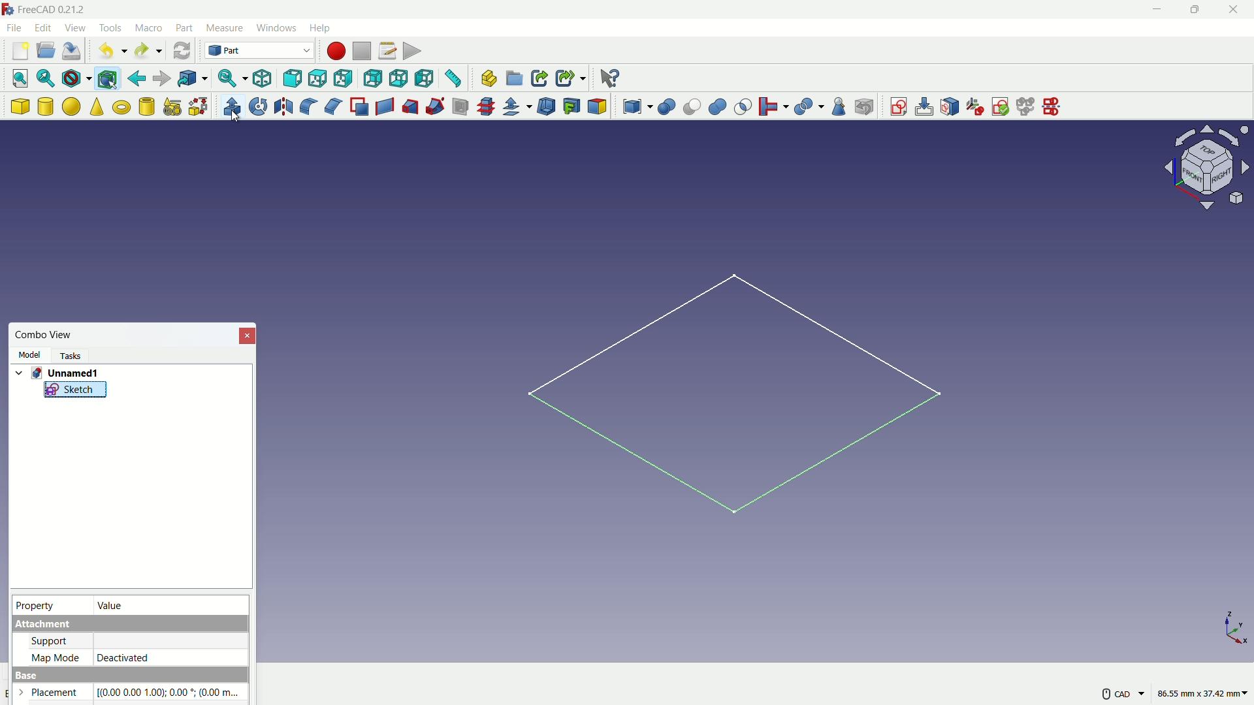 This screenshot has height=705, width=1254. I want to click on help menu, so click(321, 27).